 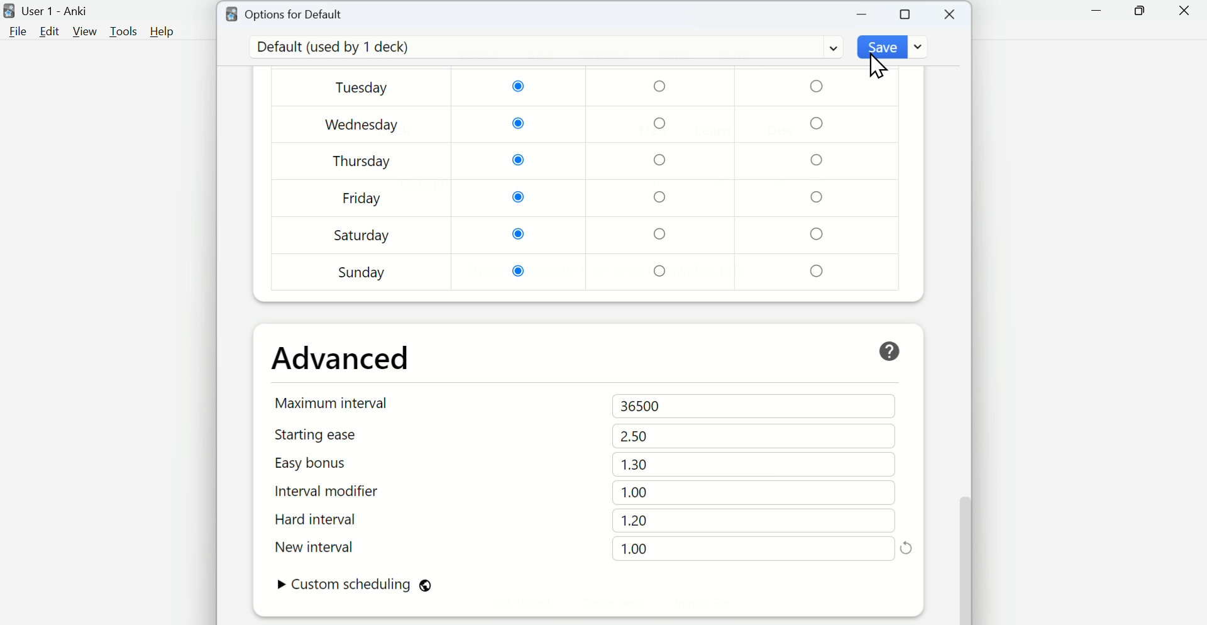 I want to click on Hard interval, so click(x=331, y=521).